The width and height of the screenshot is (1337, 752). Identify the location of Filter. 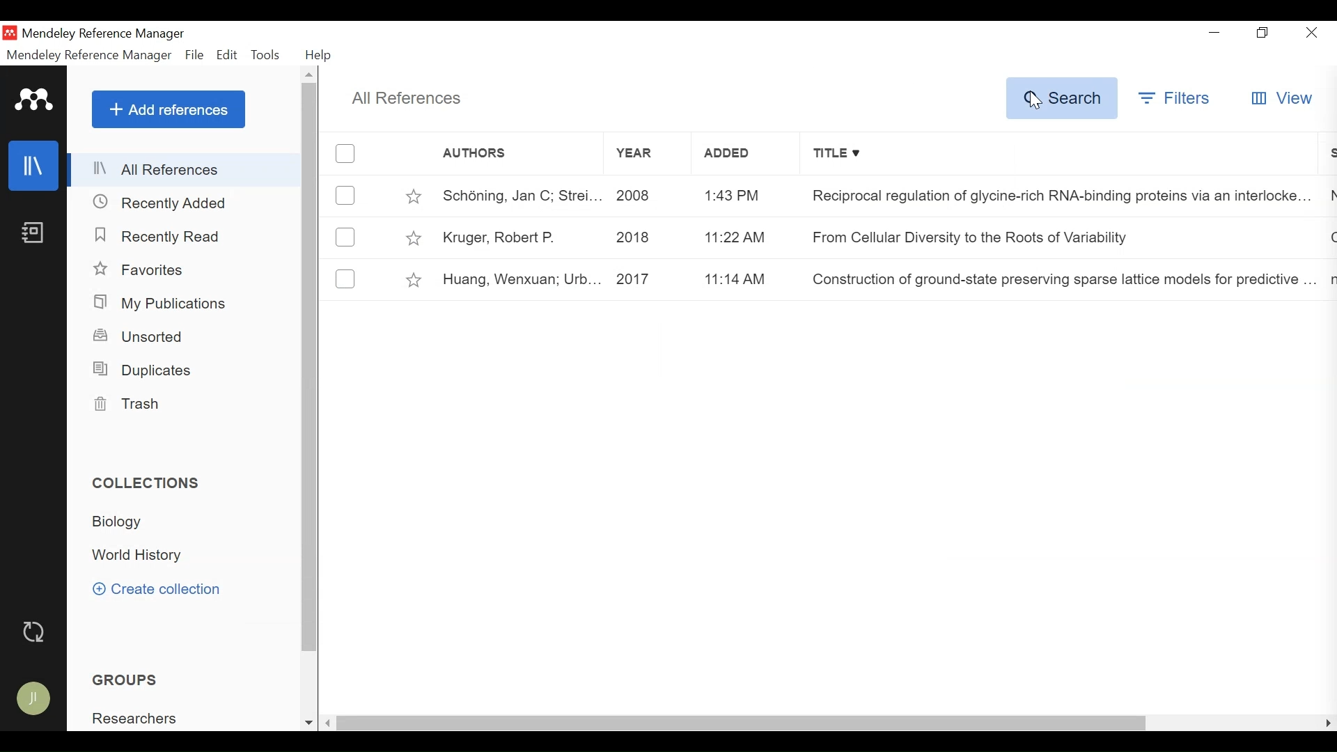
(1175, 100).